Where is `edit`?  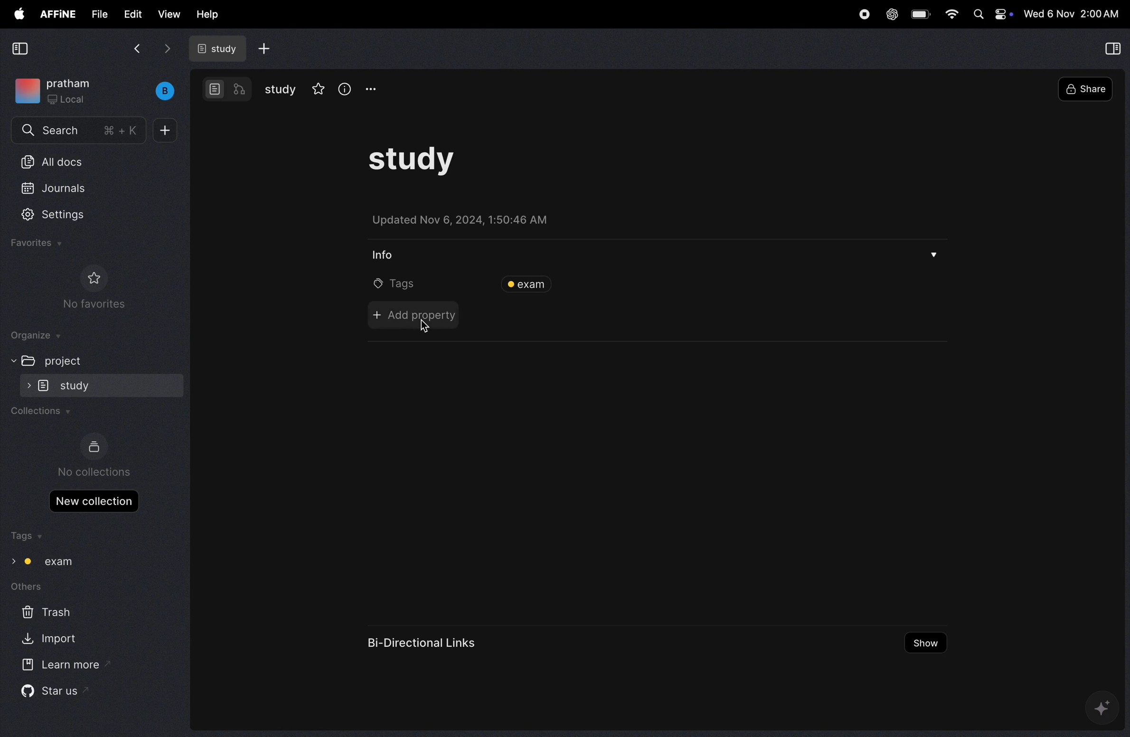 edit is located at coordinates (133, 14).